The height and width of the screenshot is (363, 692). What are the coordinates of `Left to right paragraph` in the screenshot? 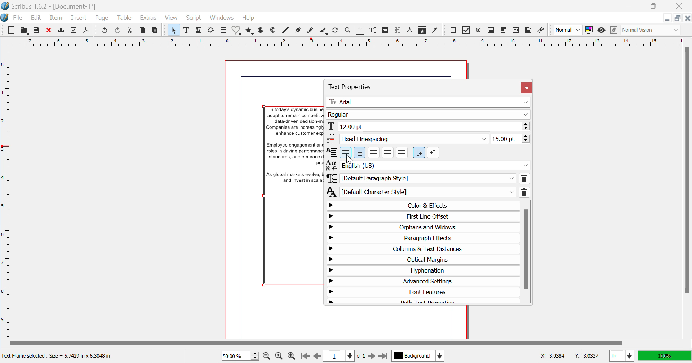 It's located at (418, 152).